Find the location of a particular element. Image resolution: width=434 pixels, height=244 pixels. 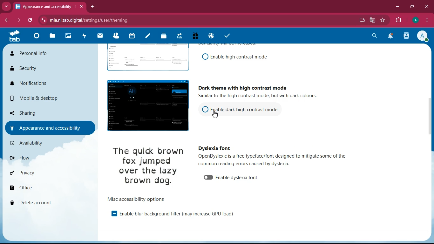

appearance is located at coordinates (50, 127).